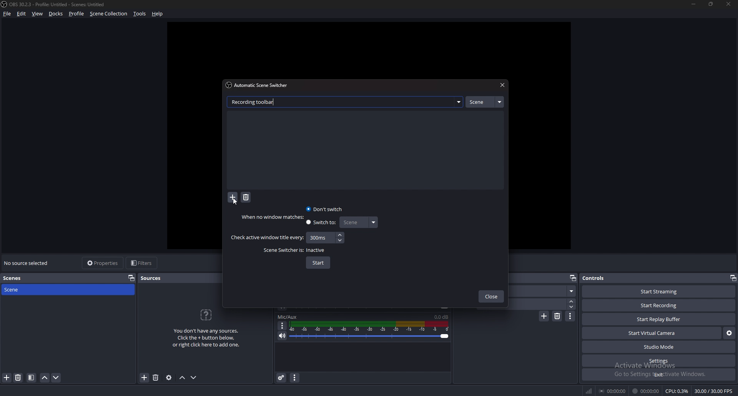  What do you see at coordinates (570, 316) in the screenshot?
I see `transition properties` at bounding box center [570, 316].